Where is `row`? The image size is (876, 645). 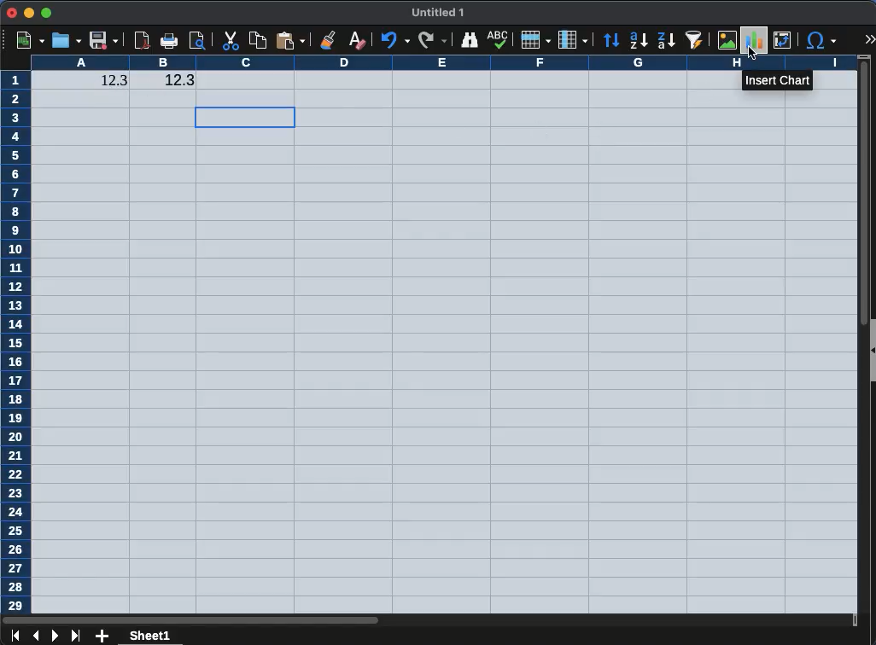
row is located at coordinates (534, 39).